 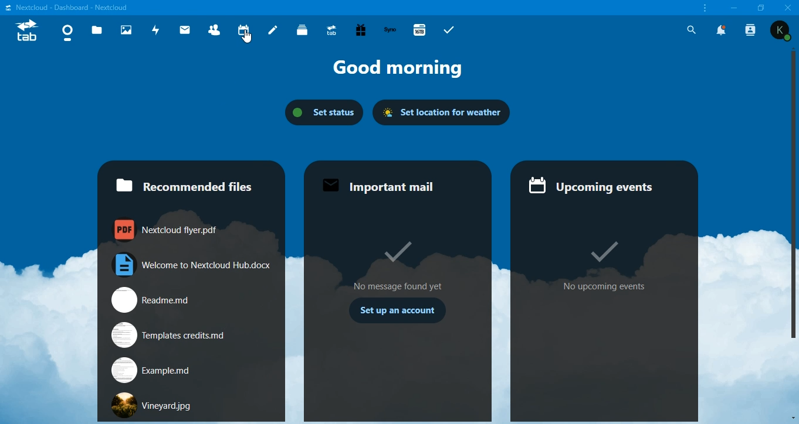 What do you see at coordinates (605, 287) in the screenshot?
I see `No upcoming events` at bounding box center [605, 287].